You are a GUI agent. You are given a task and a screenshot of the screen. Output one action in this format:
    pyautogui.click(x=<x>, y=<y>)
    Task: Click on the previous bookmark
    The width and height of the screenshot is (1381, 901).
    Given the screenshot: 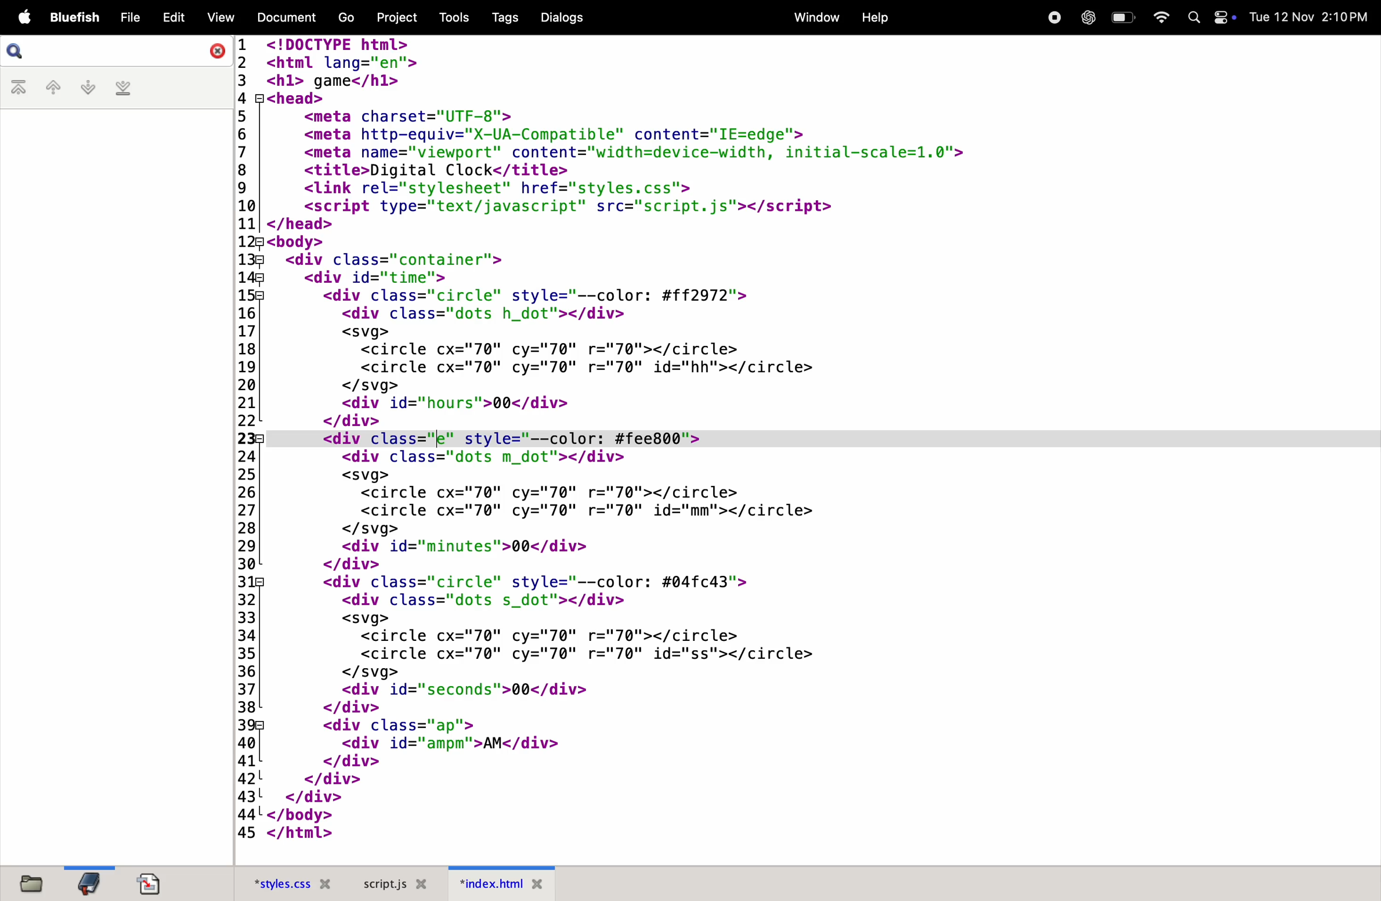 What is the action you would take?
    pyautogui.click(x=52, y=88)
    